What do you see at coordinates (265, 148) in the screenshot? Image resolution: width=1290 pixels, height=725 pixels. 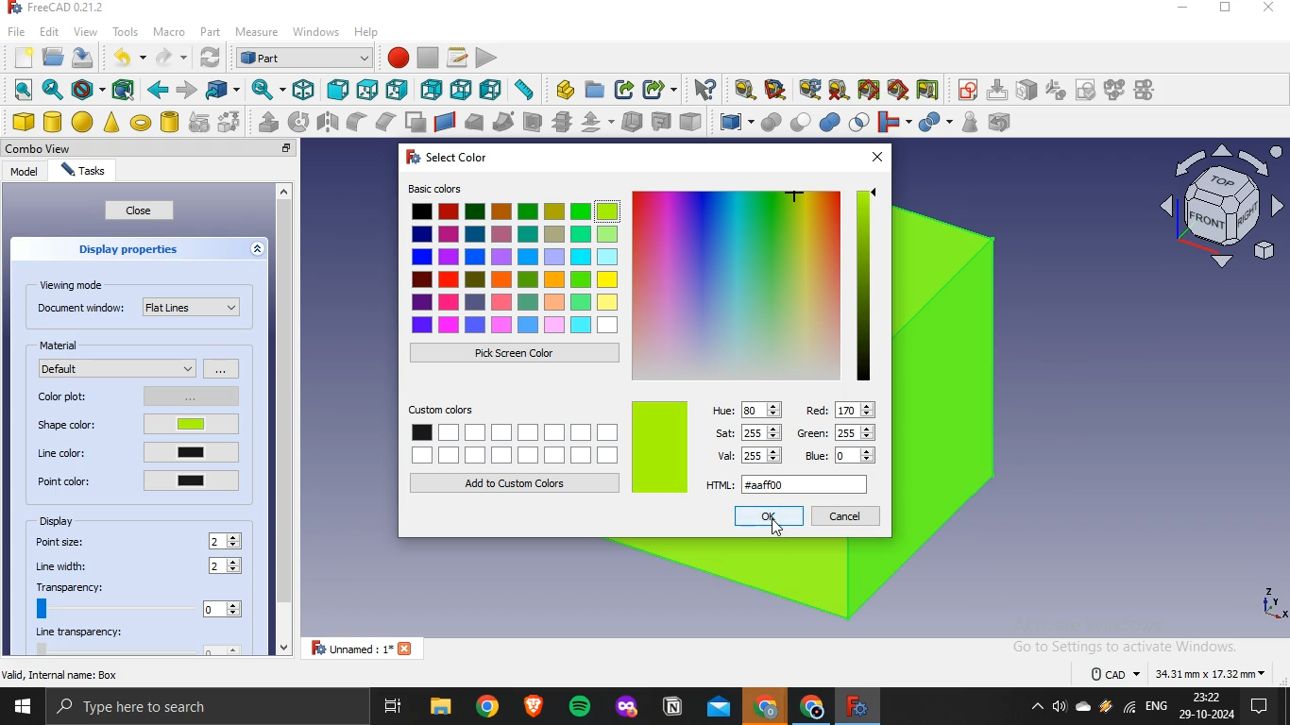 I see `restore tab` at bounding box center [265, 148].